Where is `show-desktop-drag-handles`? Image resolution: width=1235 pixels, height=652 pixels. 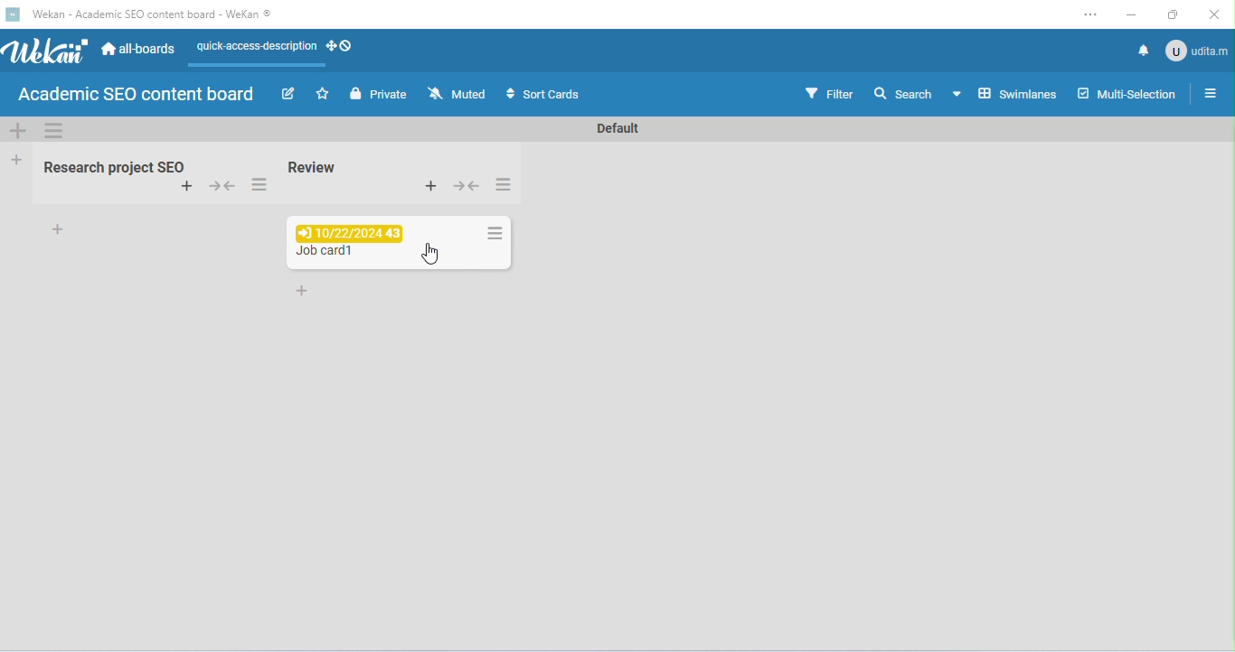 show-desktop-drag-handles is located at coordinates (341, 45).